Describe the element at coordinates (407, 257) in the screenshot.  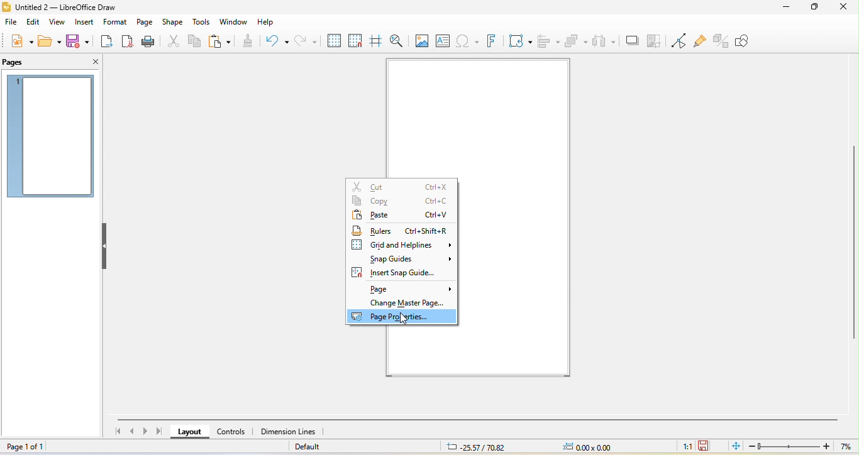
I see `snap guides` at that location.